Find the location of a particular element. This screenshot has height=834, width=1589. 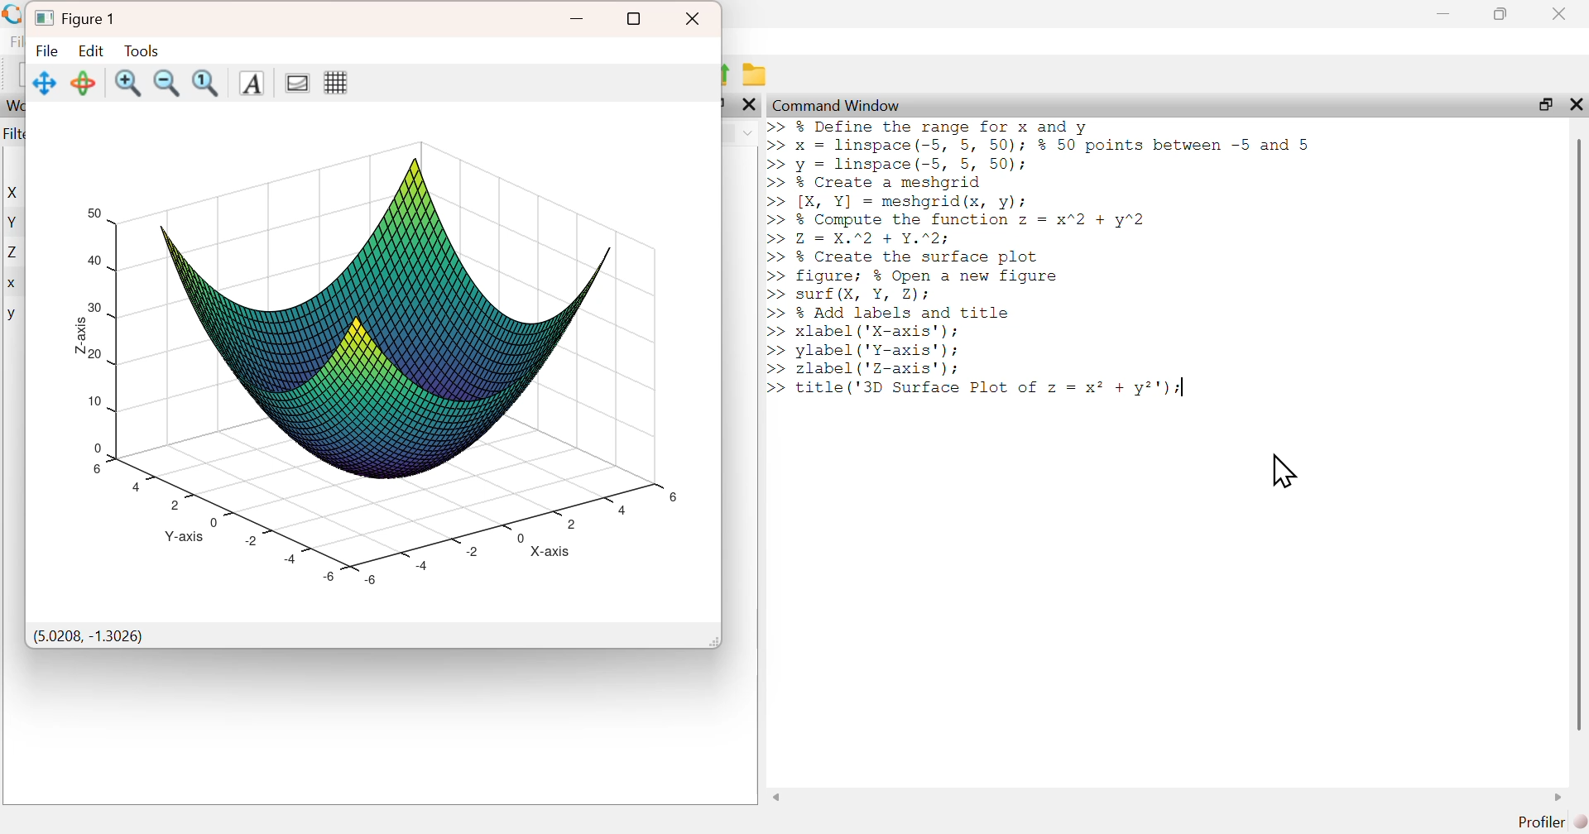

full screen is located at coordinates (635, 19).